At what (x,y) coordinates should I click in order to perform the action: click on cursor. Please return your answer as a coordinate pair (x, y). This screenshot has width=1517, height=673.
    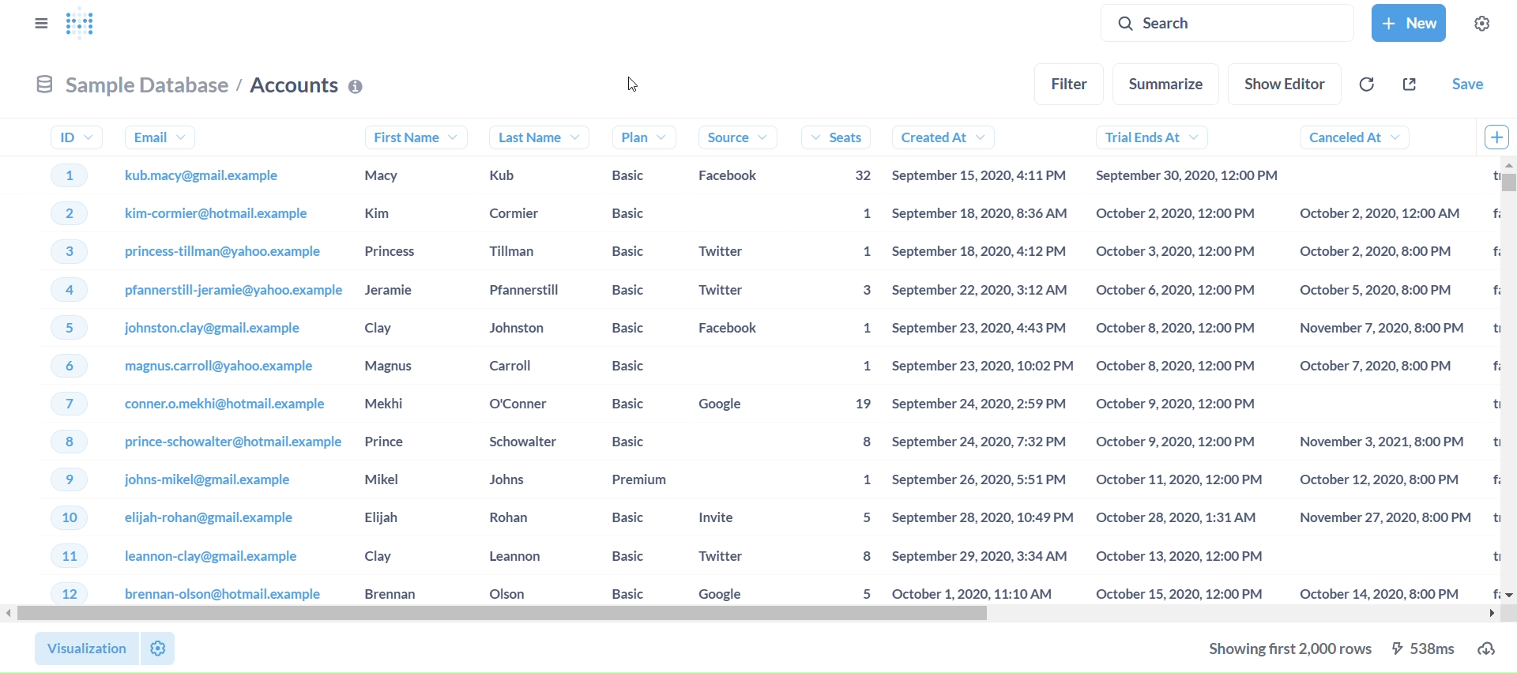
    Looking at the image, I should click on (633, 84).